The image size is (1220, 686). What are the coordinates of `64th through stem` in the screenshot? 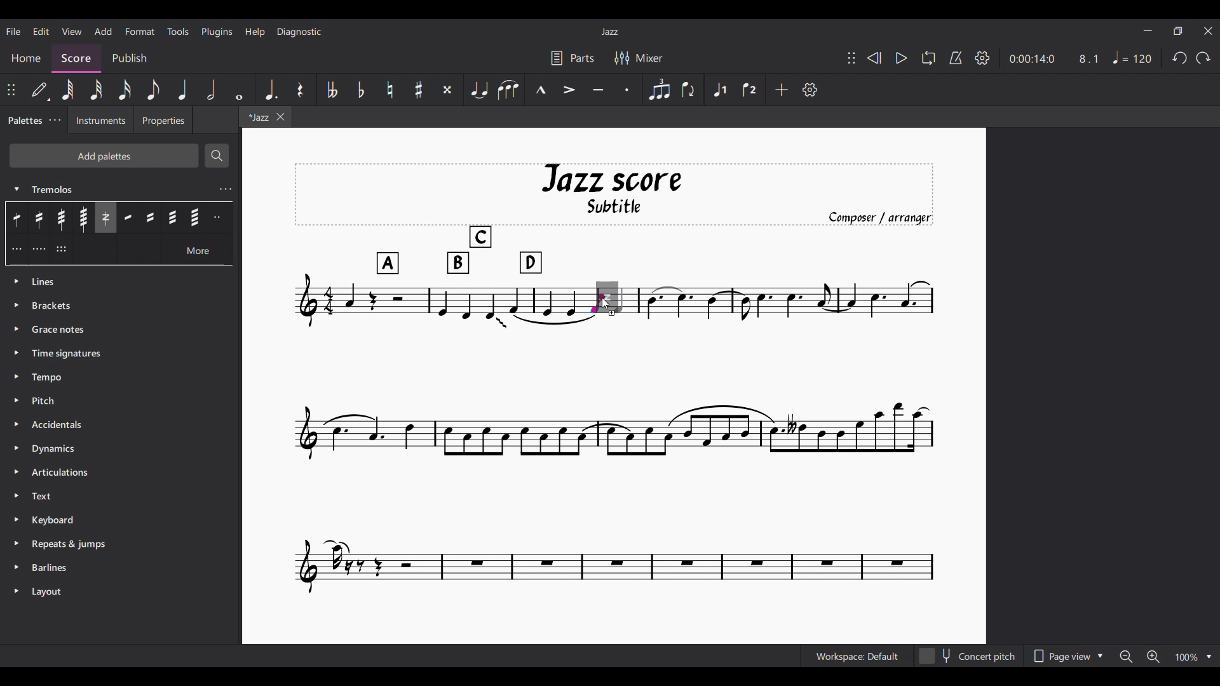 It's located at (83, 218).